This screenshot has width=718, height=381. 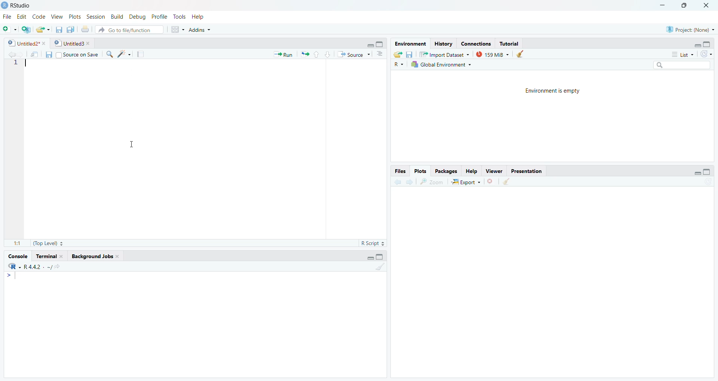 What do you see at coordinates (26, 30) in the screenshot?
I see `Create a project` at bounding box center [26, 30].